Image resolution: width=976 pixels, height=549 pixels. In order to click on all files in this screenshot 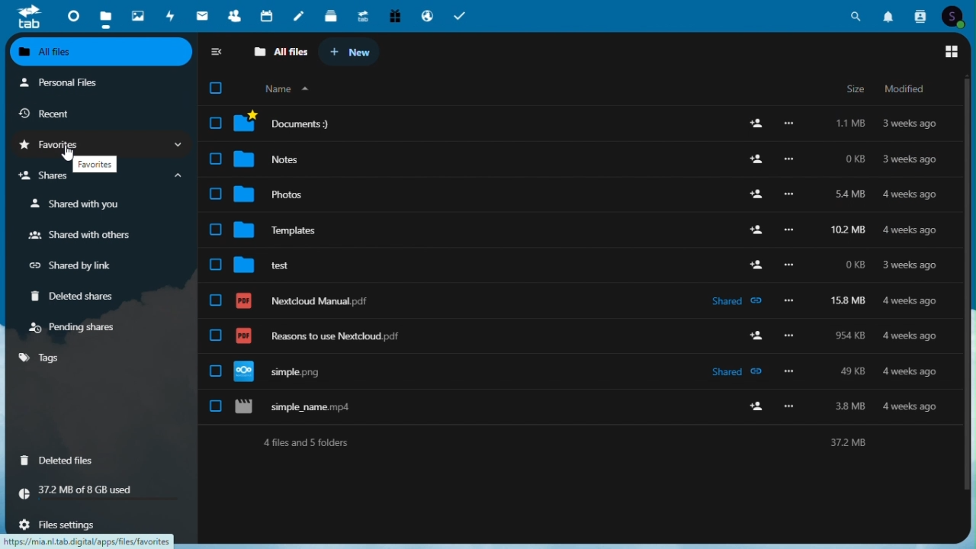, I will do `click(576, 282)`.